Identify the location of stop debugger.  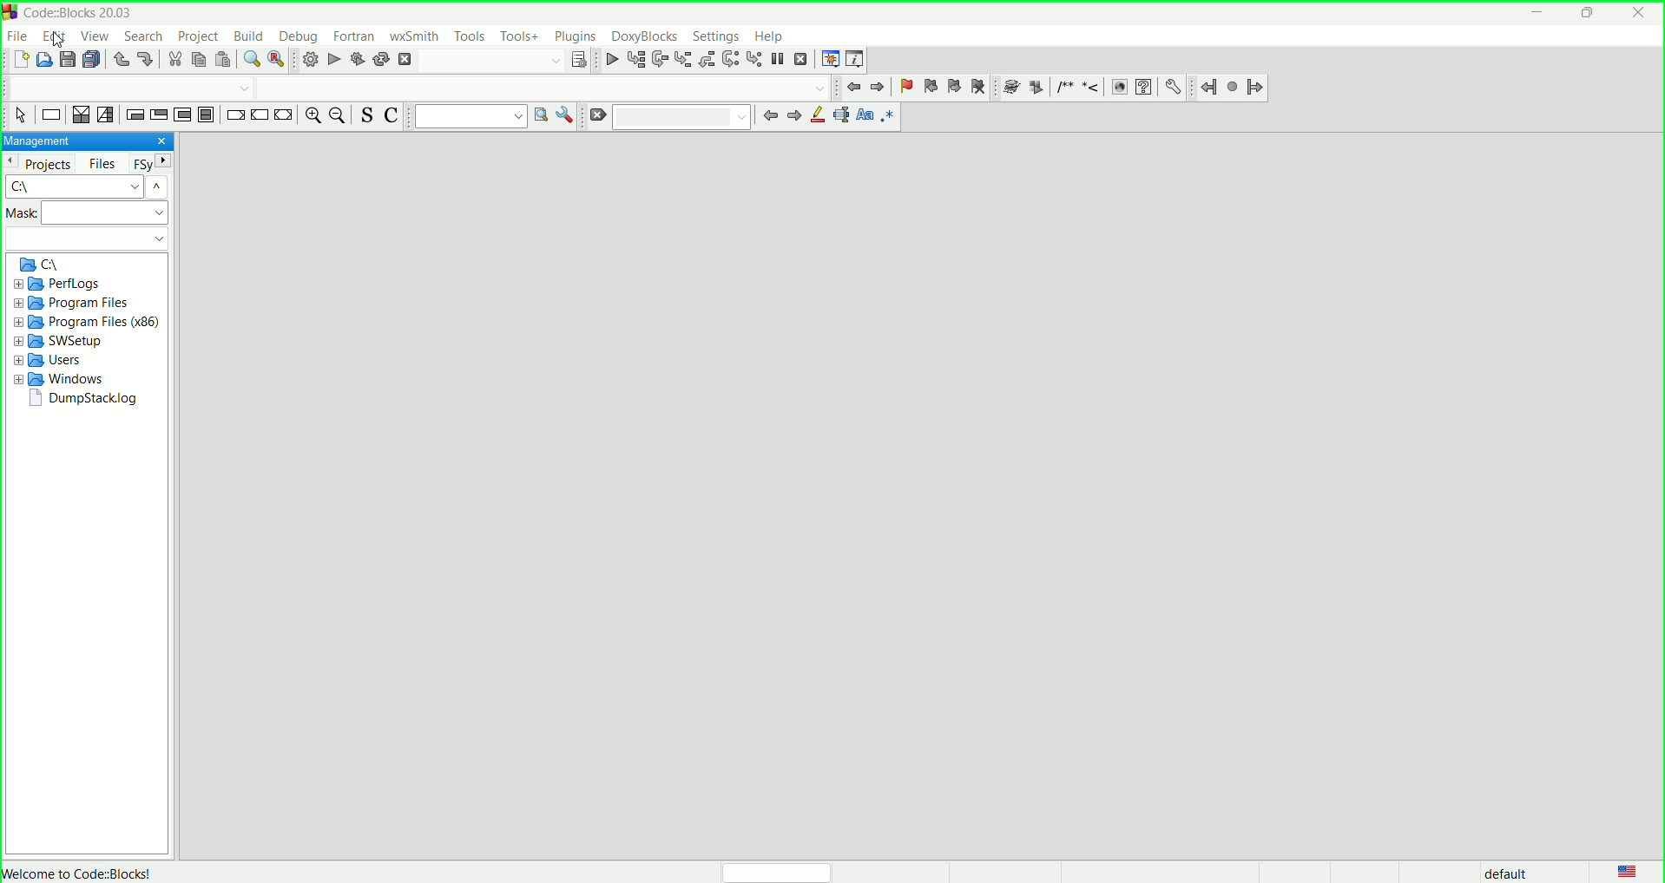
(804, 60).